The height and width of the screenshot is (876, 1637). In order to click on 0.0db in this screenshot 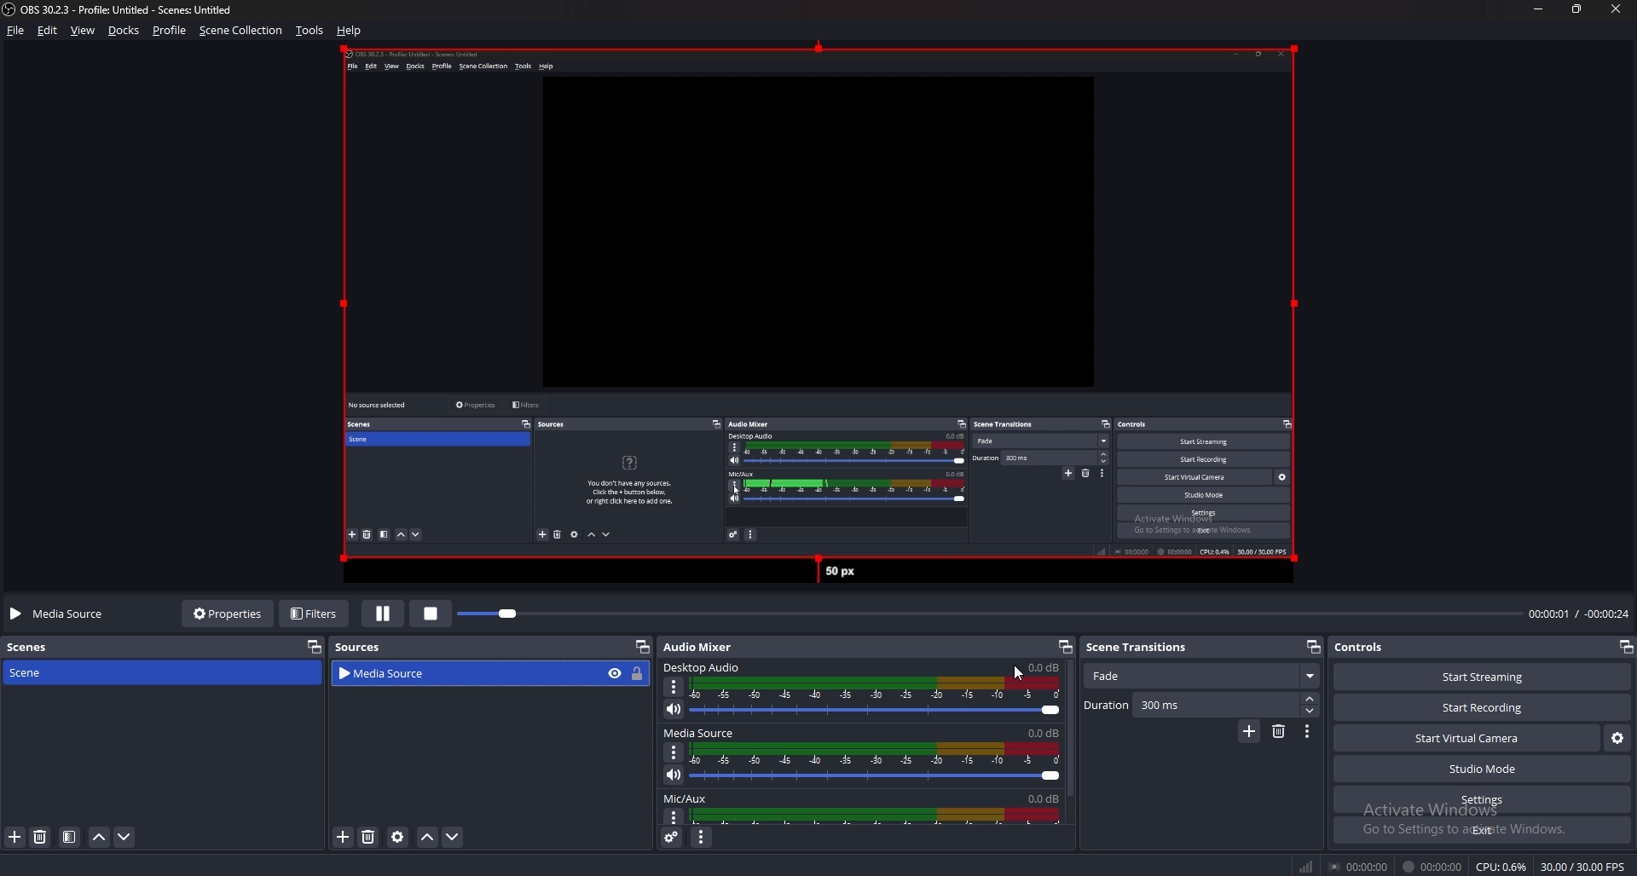, I will do `click(1042, 666)`.